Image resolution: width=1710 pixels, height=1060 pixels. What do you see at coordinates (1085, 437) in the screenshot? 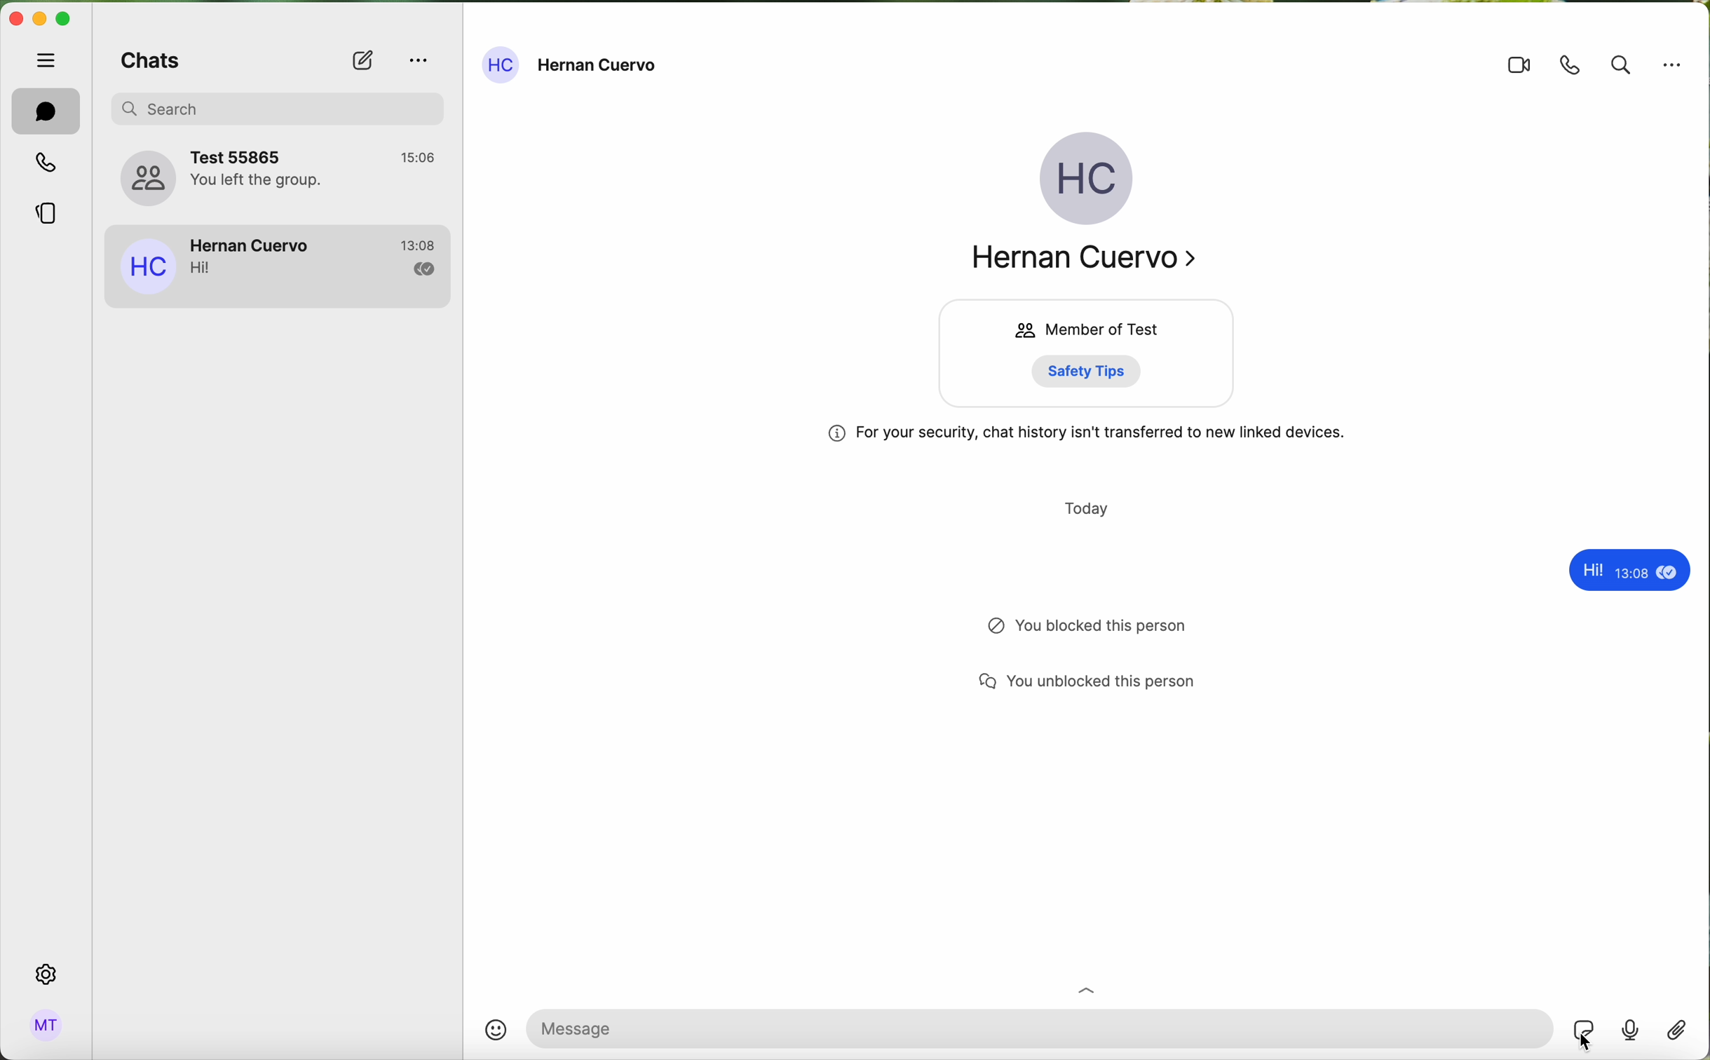
I see `safety message` at bounding box center [1085, 437].